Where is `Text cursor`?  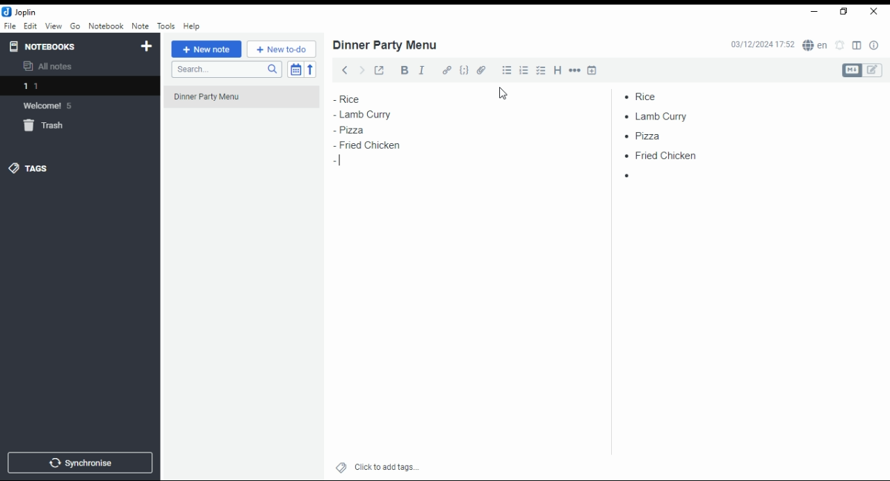
Text cursor is located at coordinates (340, 161).